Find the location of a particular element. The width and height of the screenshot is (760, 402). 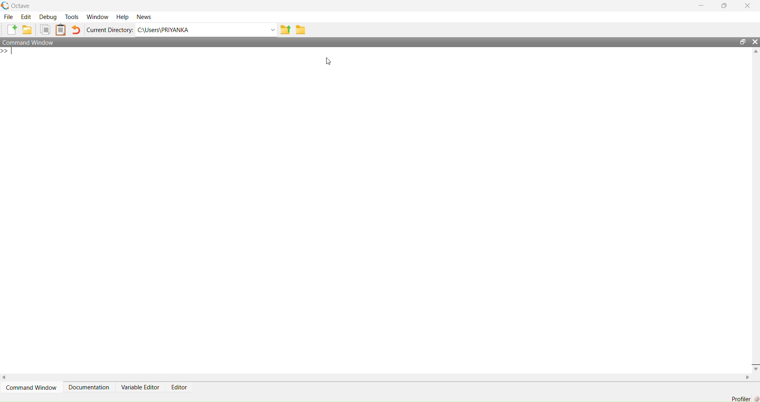

Scroll up  is located at coordinates (755, 53).